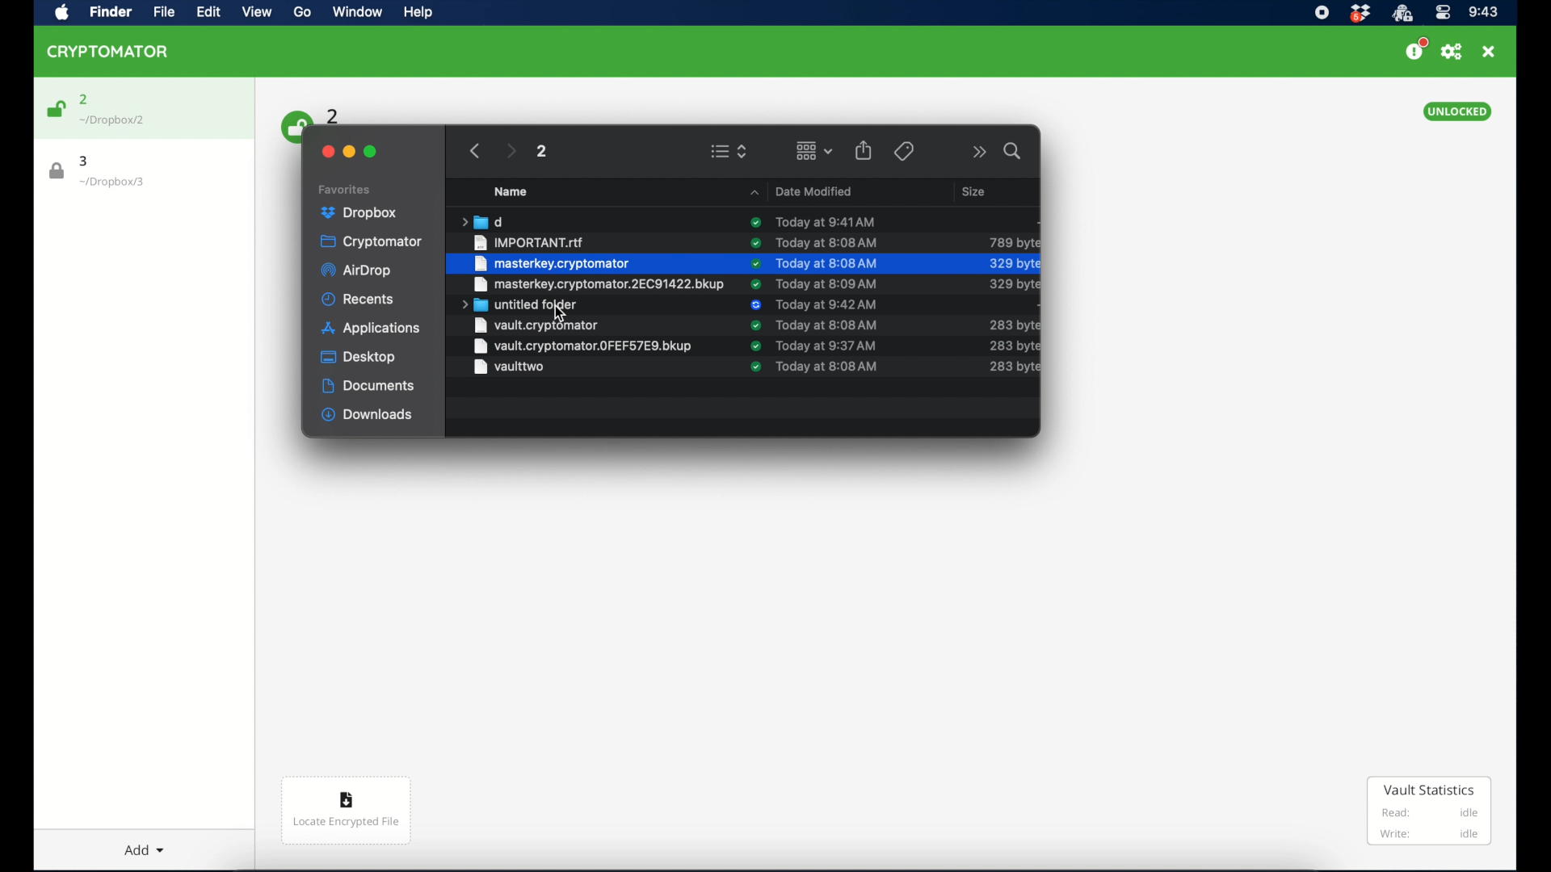 This screenshot has height=872, width=1551. Describe the element at coordinates (346, 811) in the screenshot. I see `locate encrypted file` at that location.